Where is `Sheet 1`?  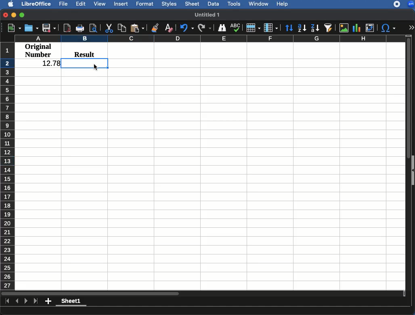 Sheet 1 is located at coordinates (71, 302).